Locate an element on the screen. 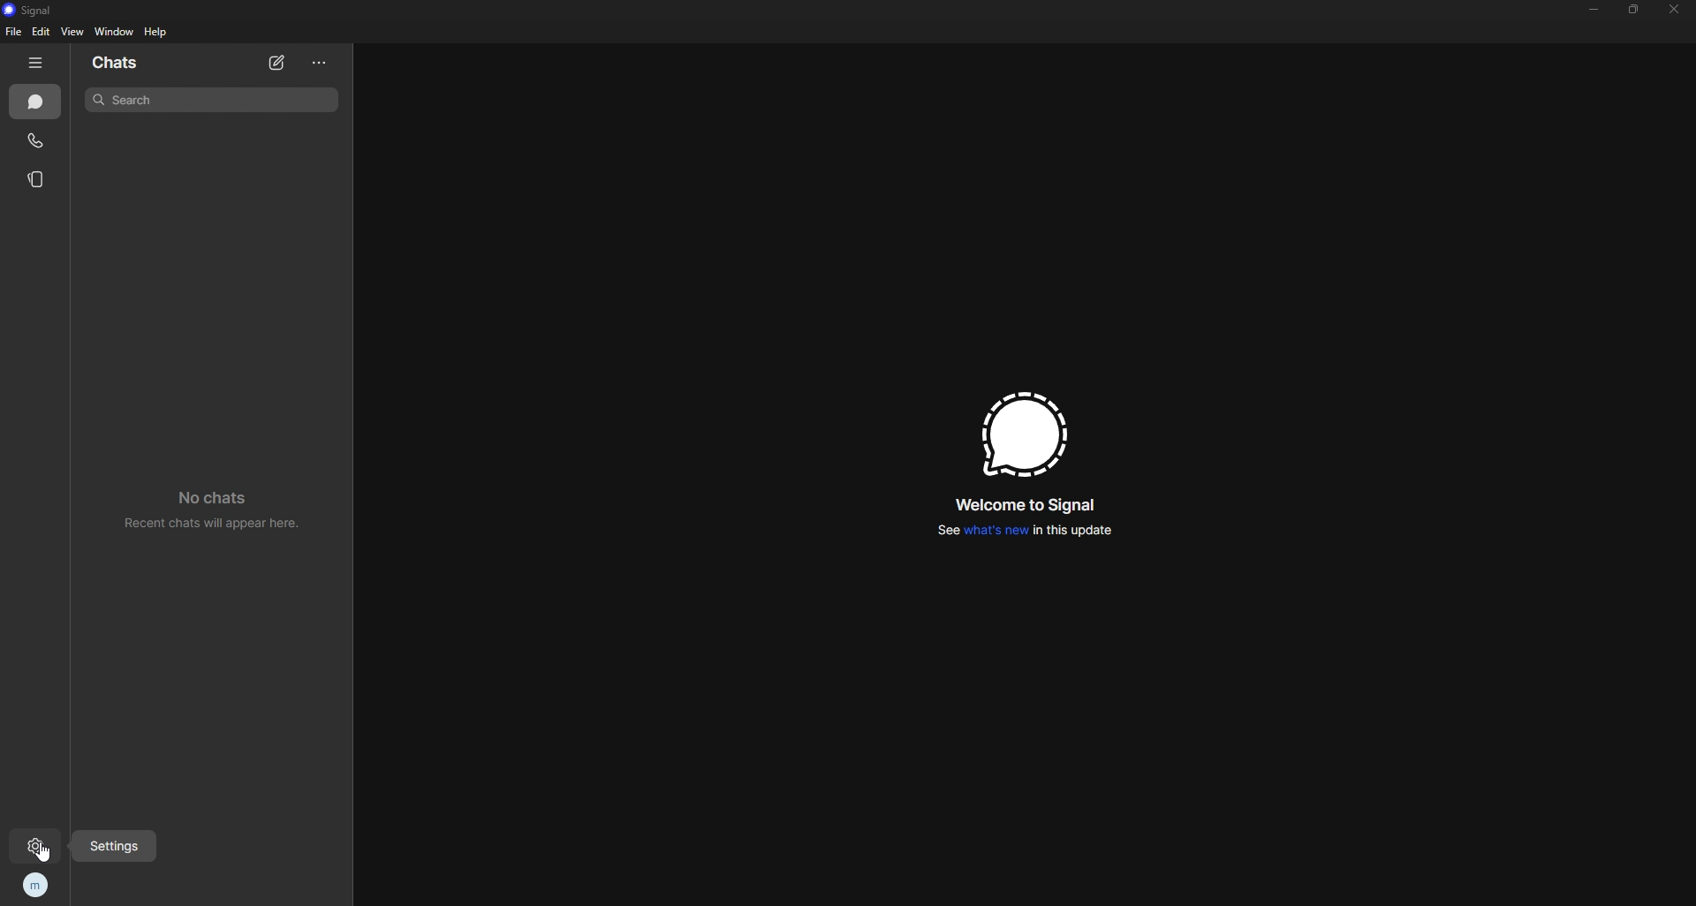 This screenshot has height=906, width=1696. calls is located at coordinates (37, 141).